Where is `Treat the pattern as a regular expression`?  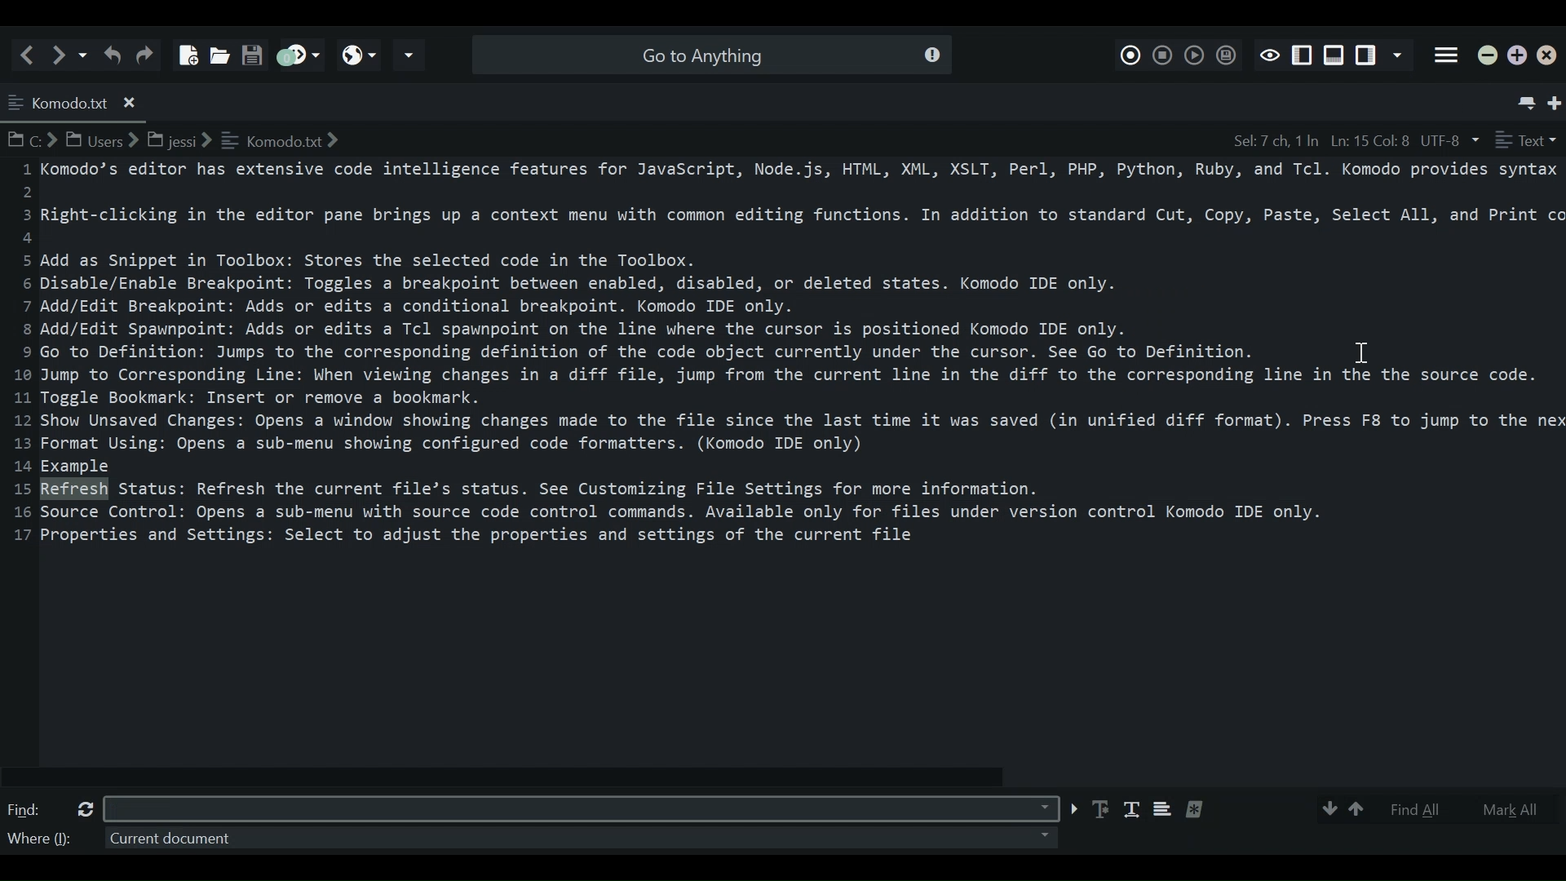 Treat the pattern as a regular expression is located at coordinates (1201, 809).